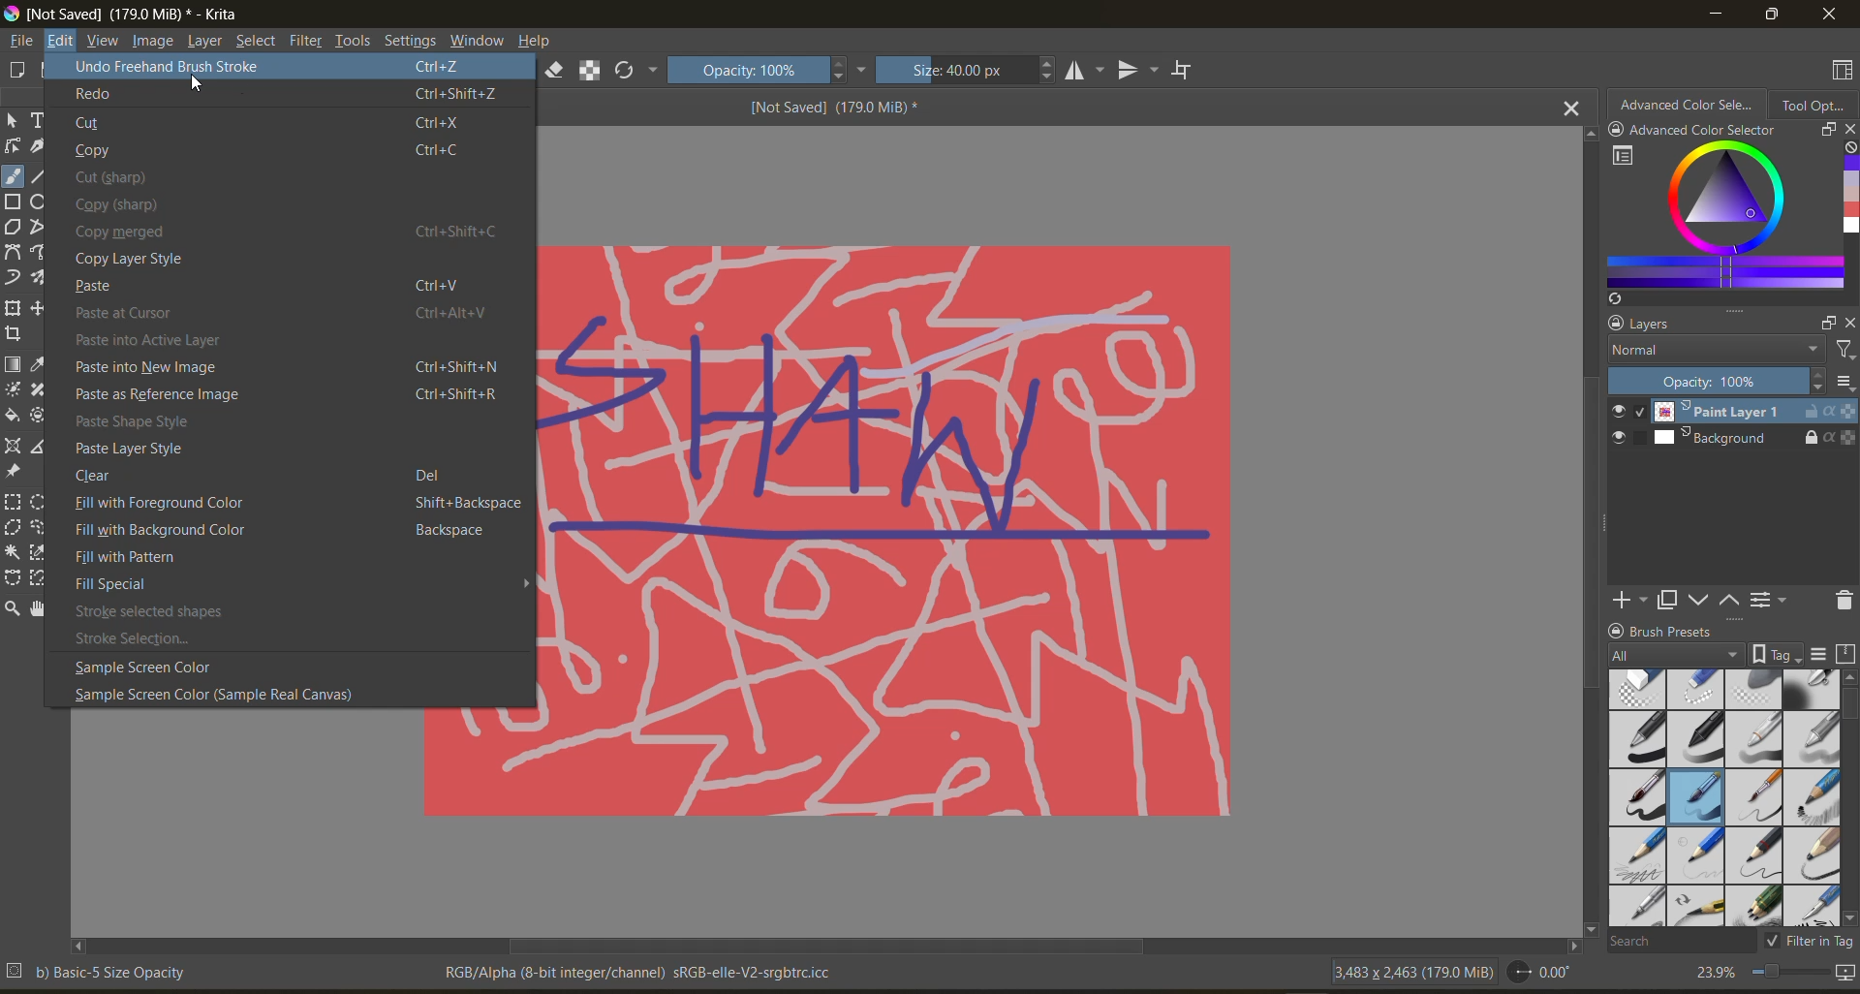 The width and height of the screenshot is (1860, 994). Describe the element at coordinates (1720, 13) in the screenshot. I see `minimize` at that location.